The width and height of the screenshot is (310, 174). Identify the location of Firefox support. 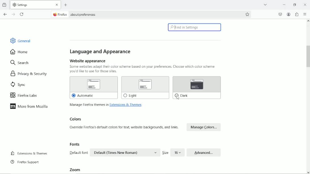
(26, 162).